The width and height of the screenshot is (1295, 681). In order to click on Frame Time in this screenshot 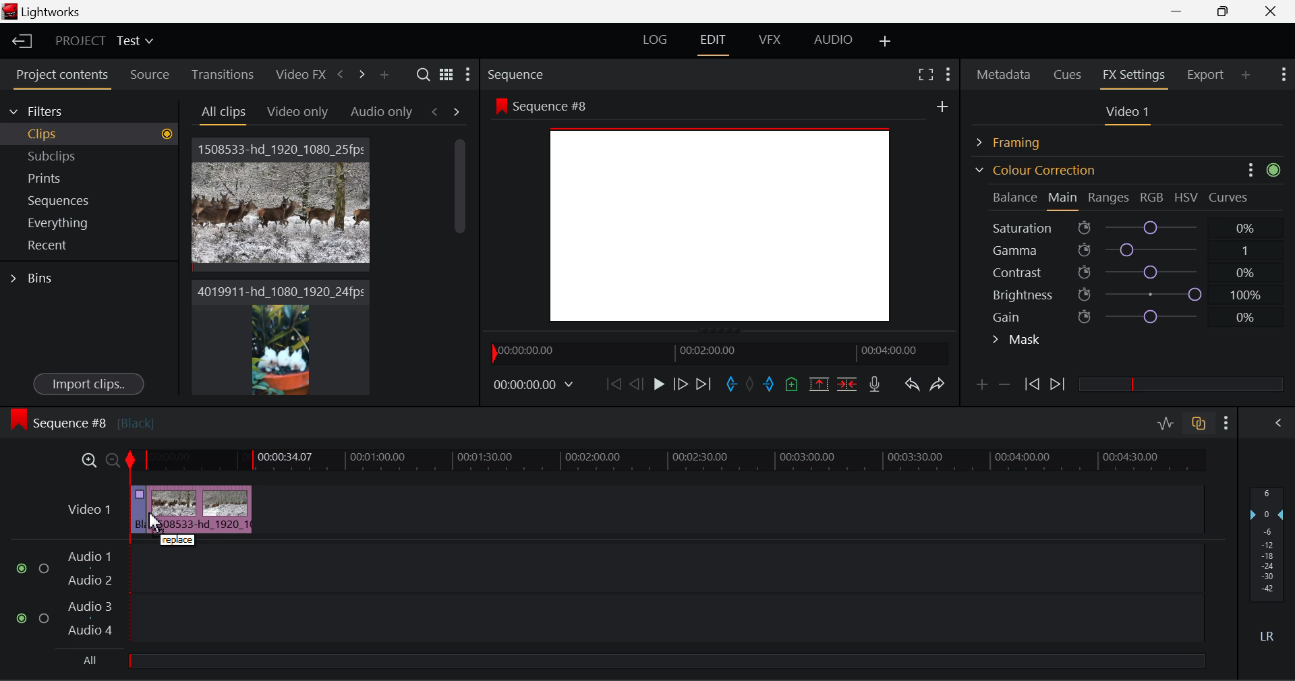, I will do `click(534, 386)`.